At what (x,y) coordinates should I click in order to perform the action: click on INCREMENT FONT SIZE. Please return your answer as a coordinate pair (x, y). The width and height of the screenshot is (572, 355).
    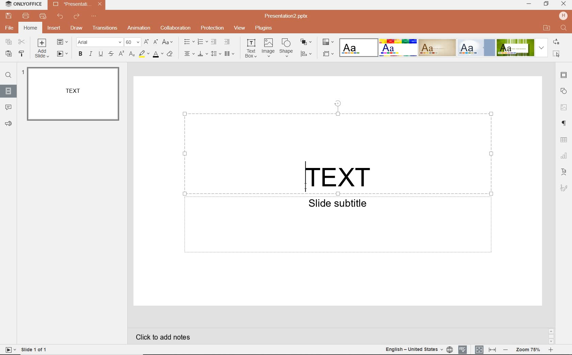
    Looking at the image, I should click on (146, 42).